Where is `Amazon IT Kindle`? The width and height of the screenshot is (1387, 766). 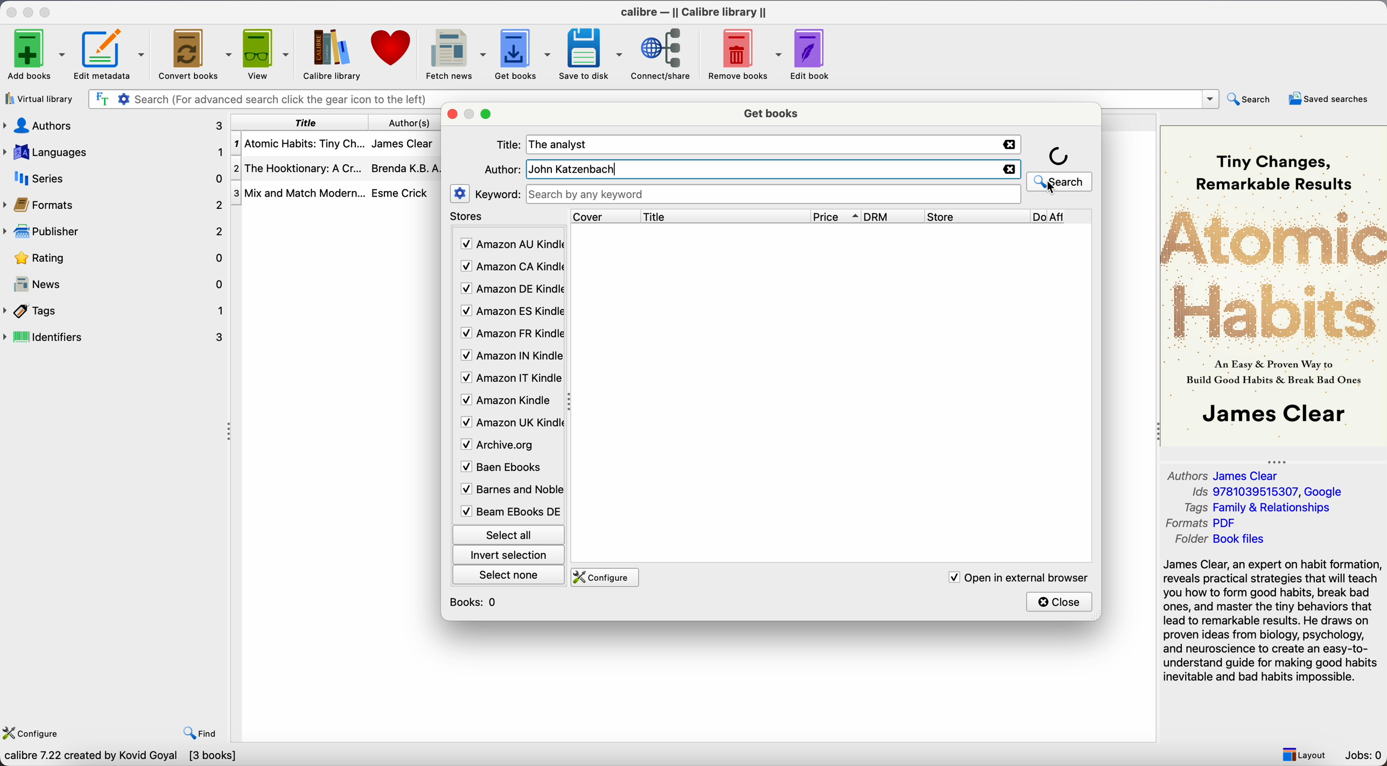
Amazon IT Kindle is located at coordinates (510, 381).